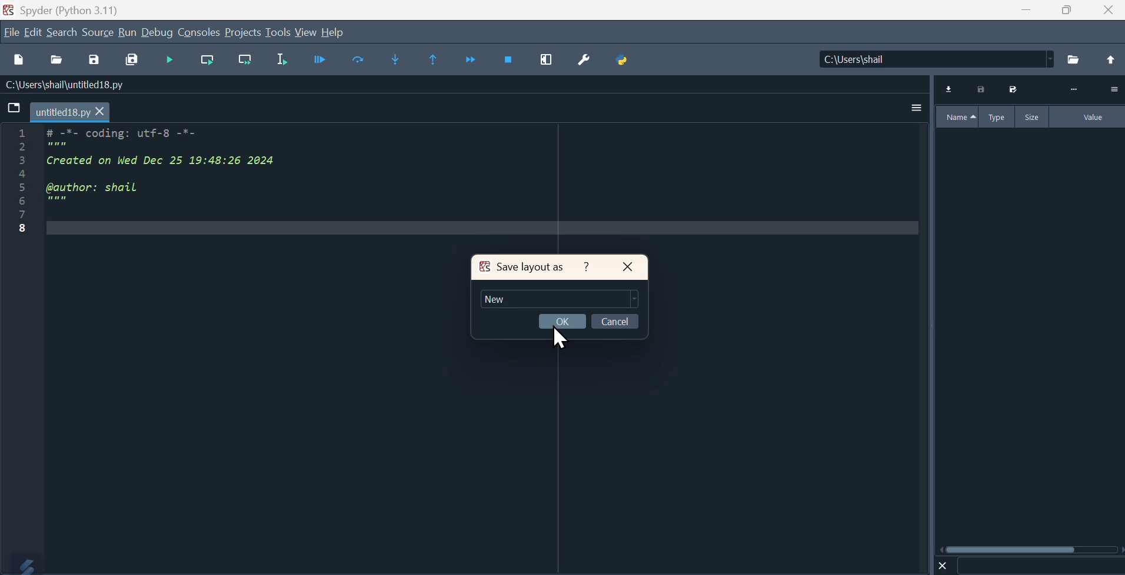  Describe the element at coordinates (11, 32) in the screenshot. I see `File` at that location.